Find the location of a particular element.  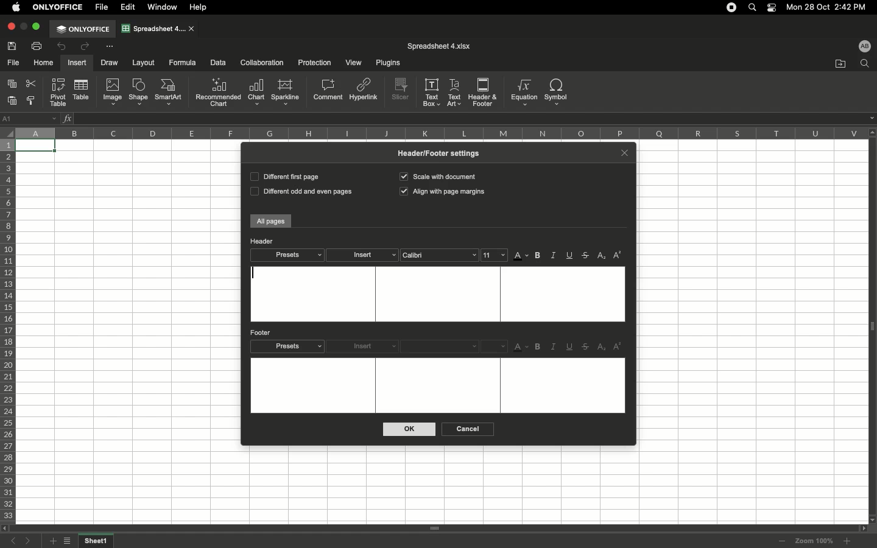

Insert is located at coordinates (365, 346).